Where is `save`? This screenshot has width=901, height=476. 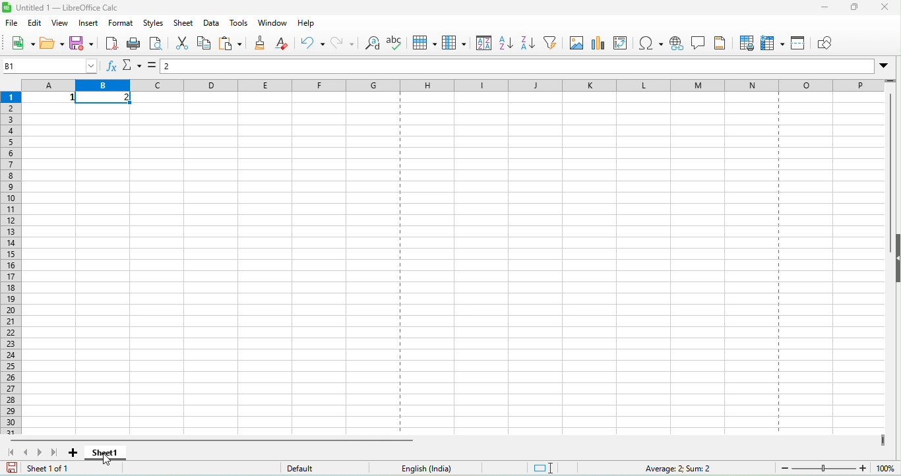 save is located at coordinates (83, 44).